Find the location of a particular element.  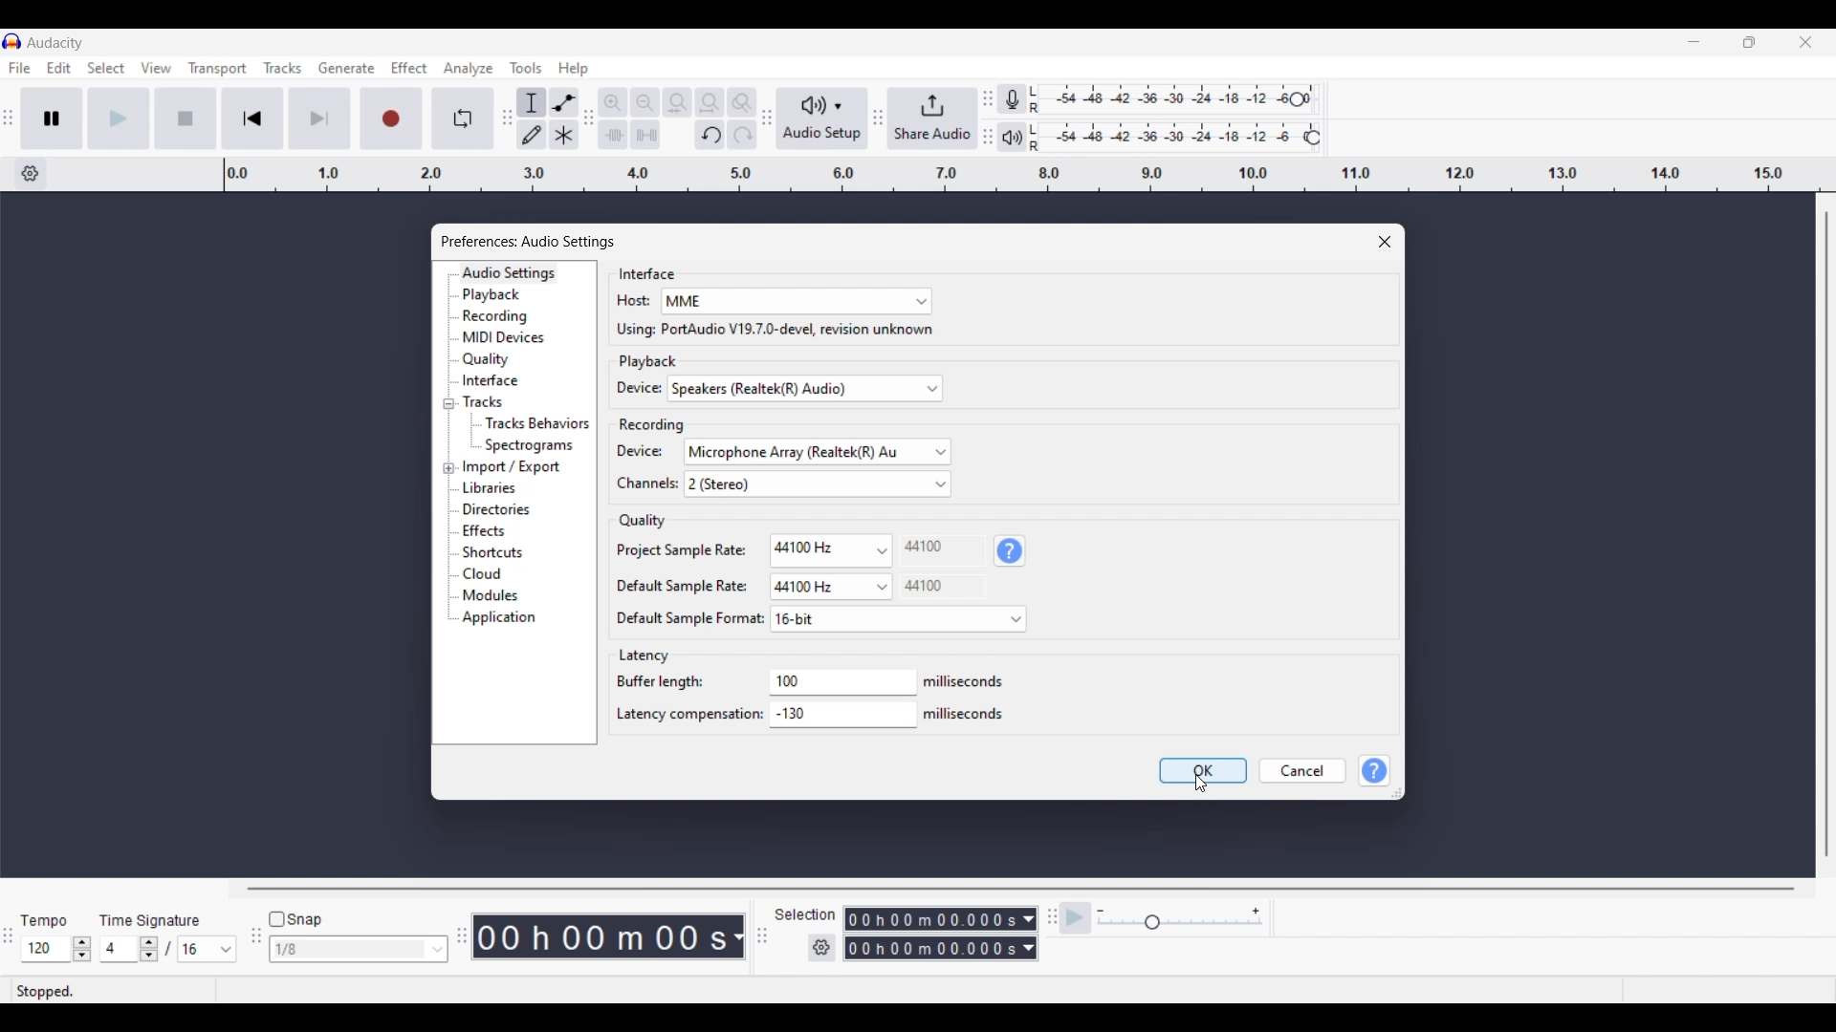

Device options is located at coordinates (817, 452).